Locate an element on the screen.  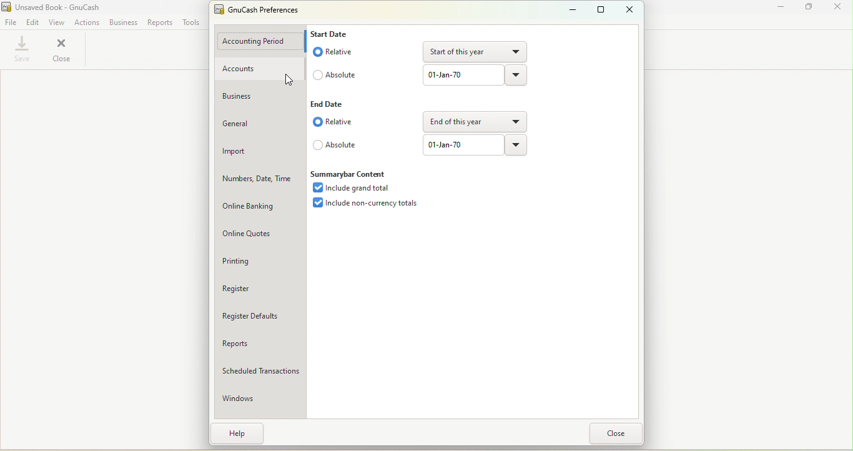
Relative is located at coordinates (335, 124).